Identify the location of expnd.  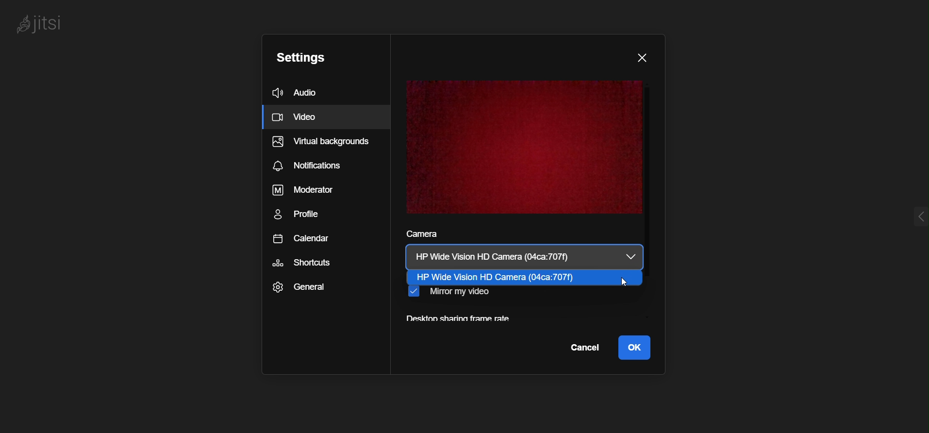
(908, 215).